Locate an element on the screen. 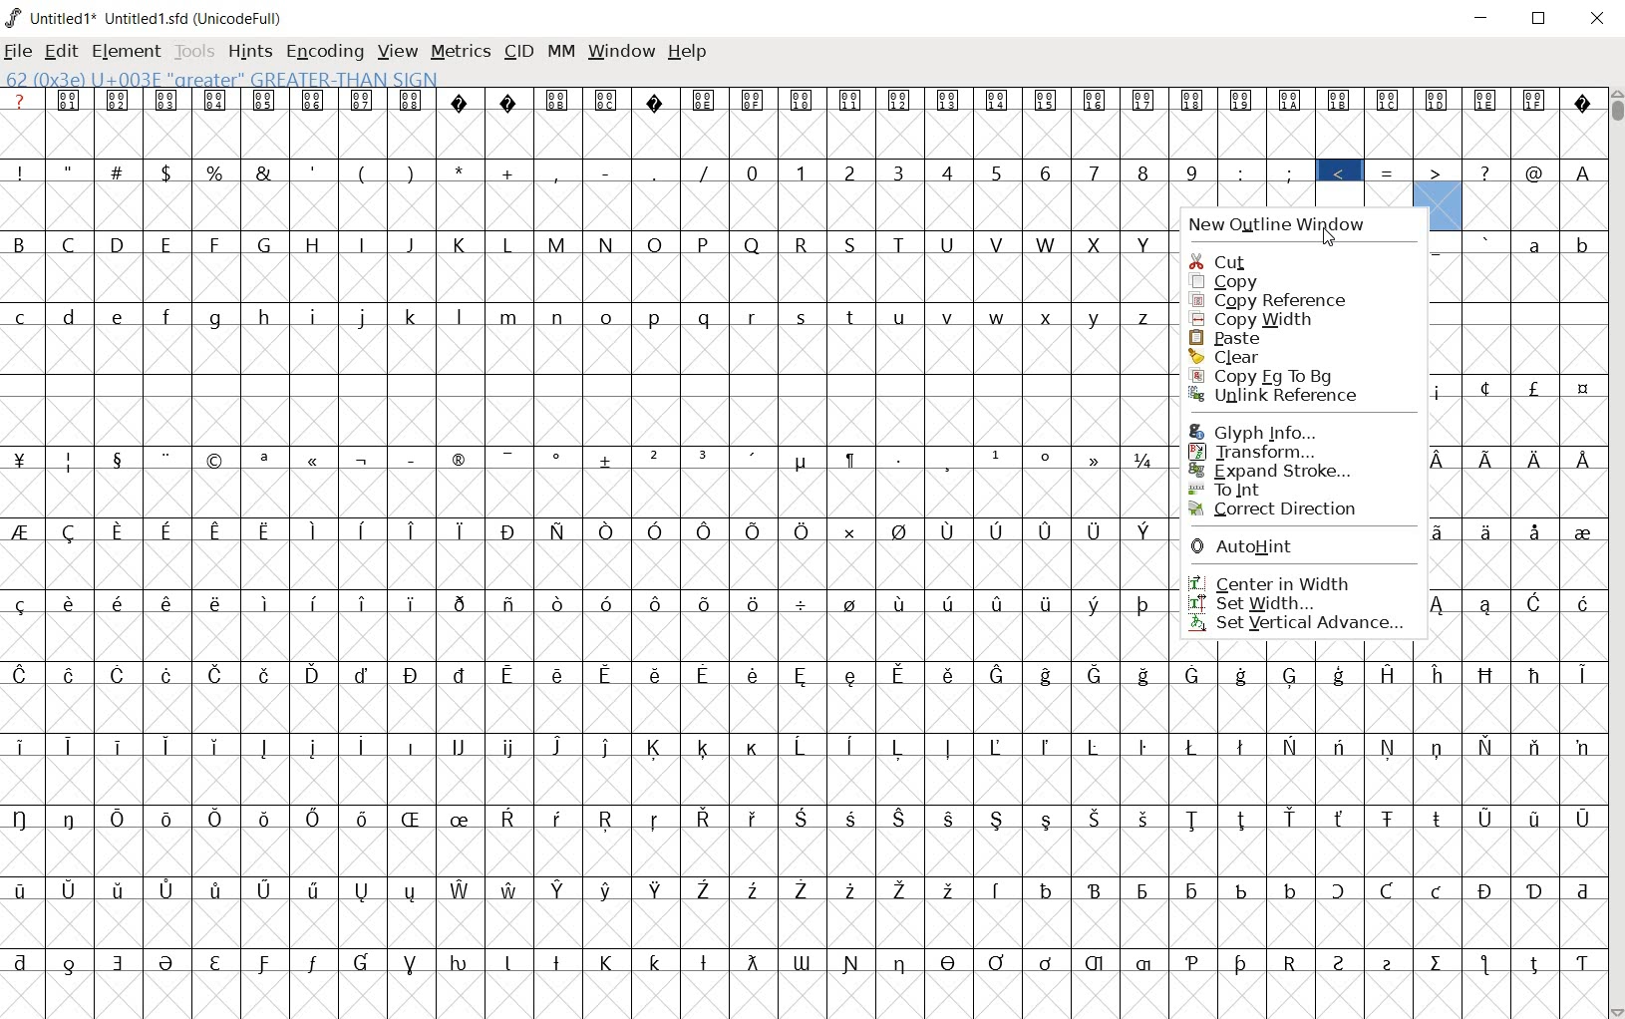 Image resolution: width=1625 pixels, height=1019 pixels. cid is located at coordinates (517, 50).